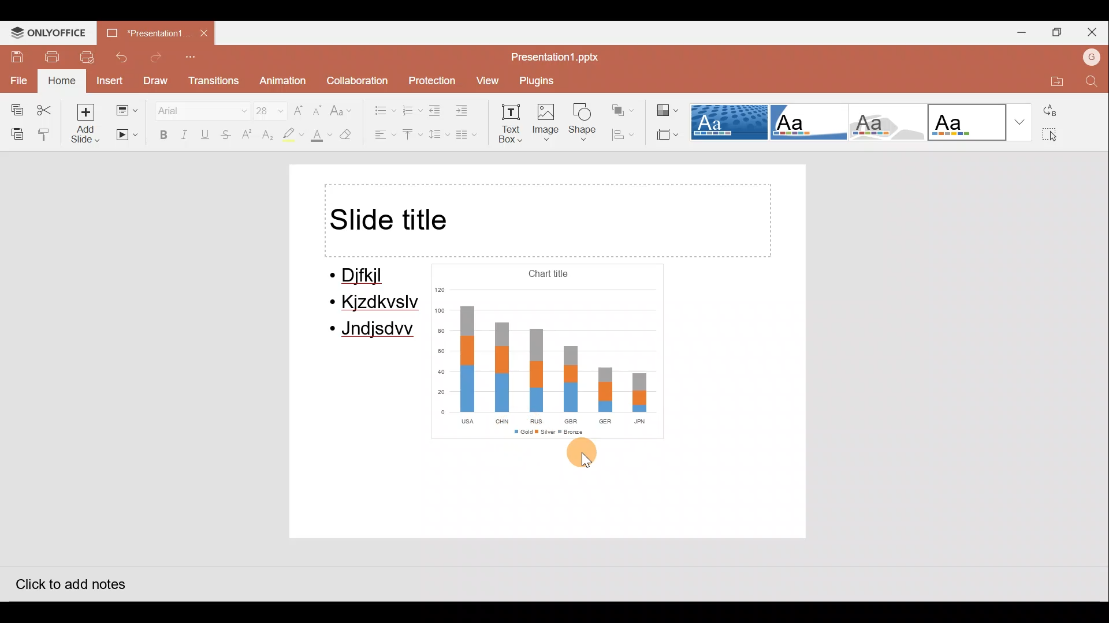 The height and width of the screenshot is (623, 1109). Describe the element at coordinates (1095, 30) in the screenshot. I see `Close` at that location.